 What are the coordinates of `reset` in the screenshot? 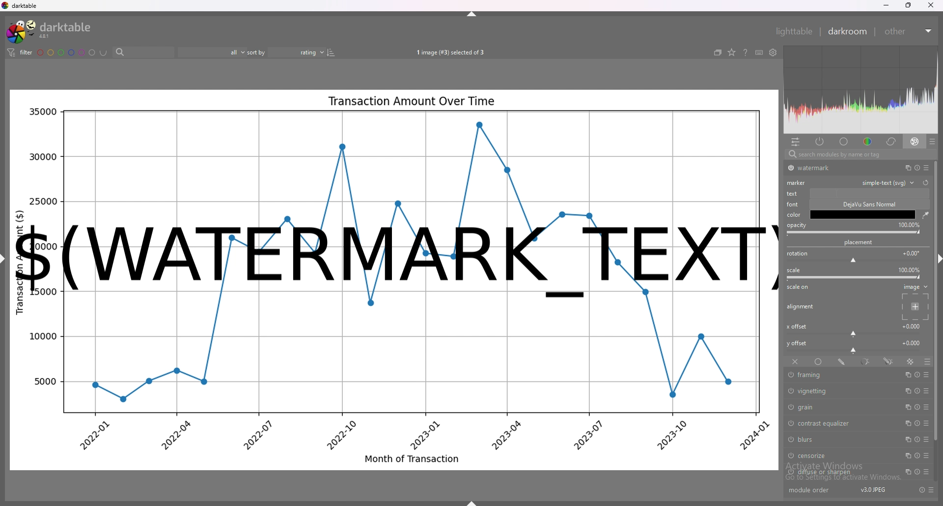 It's located at (921, 490).